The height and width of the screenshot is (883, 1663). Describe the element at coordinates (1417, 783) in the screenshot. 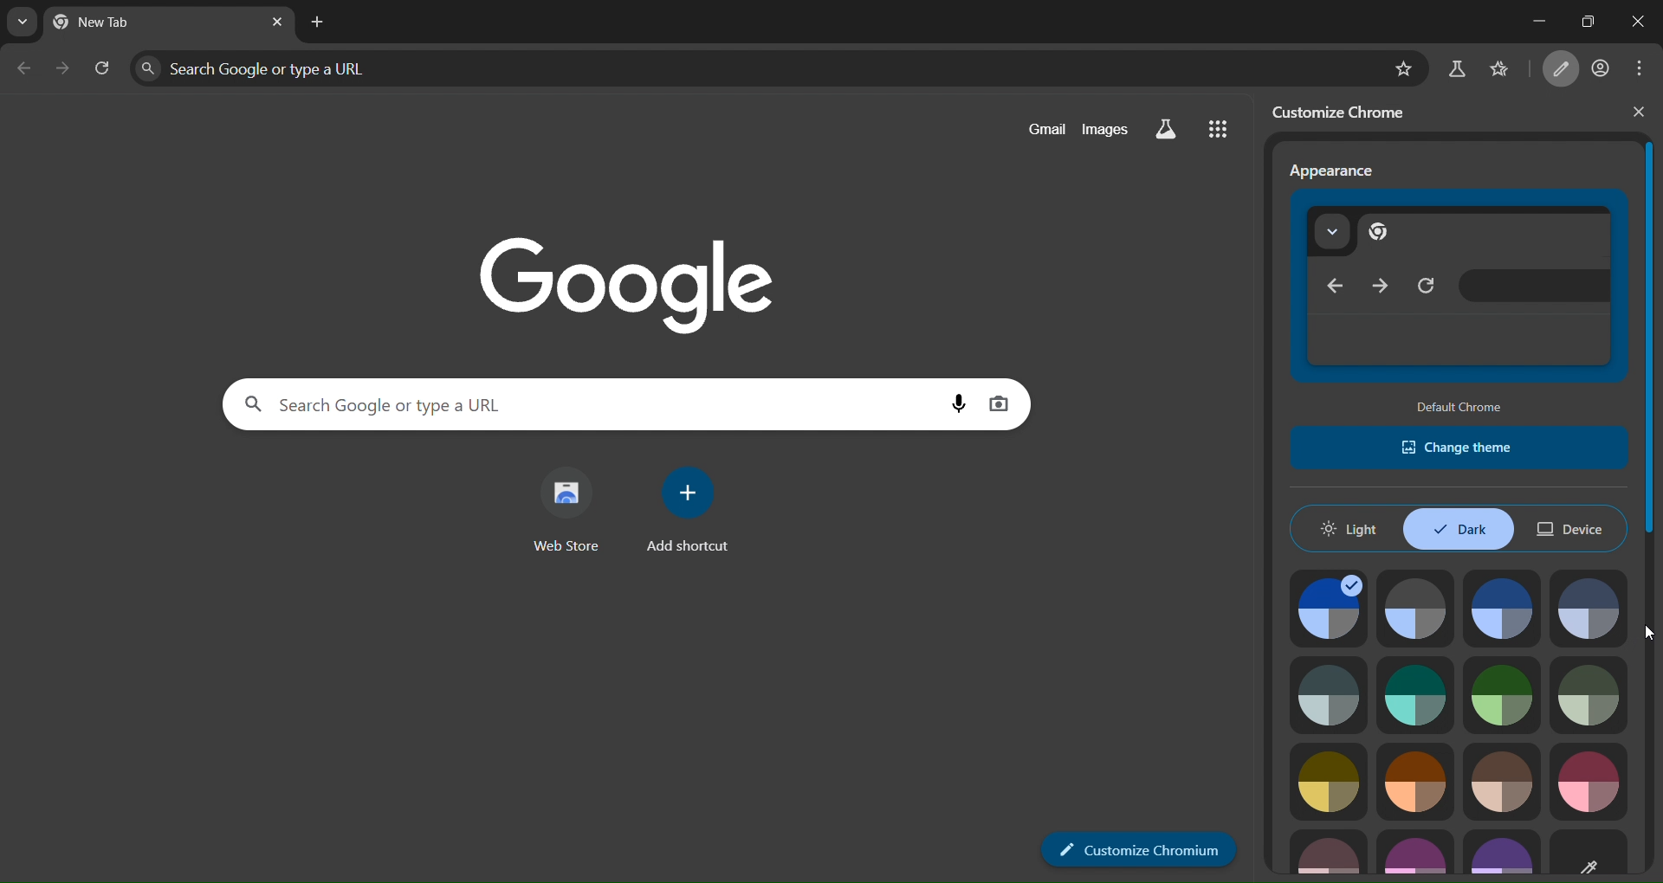

I see `image` at that location.